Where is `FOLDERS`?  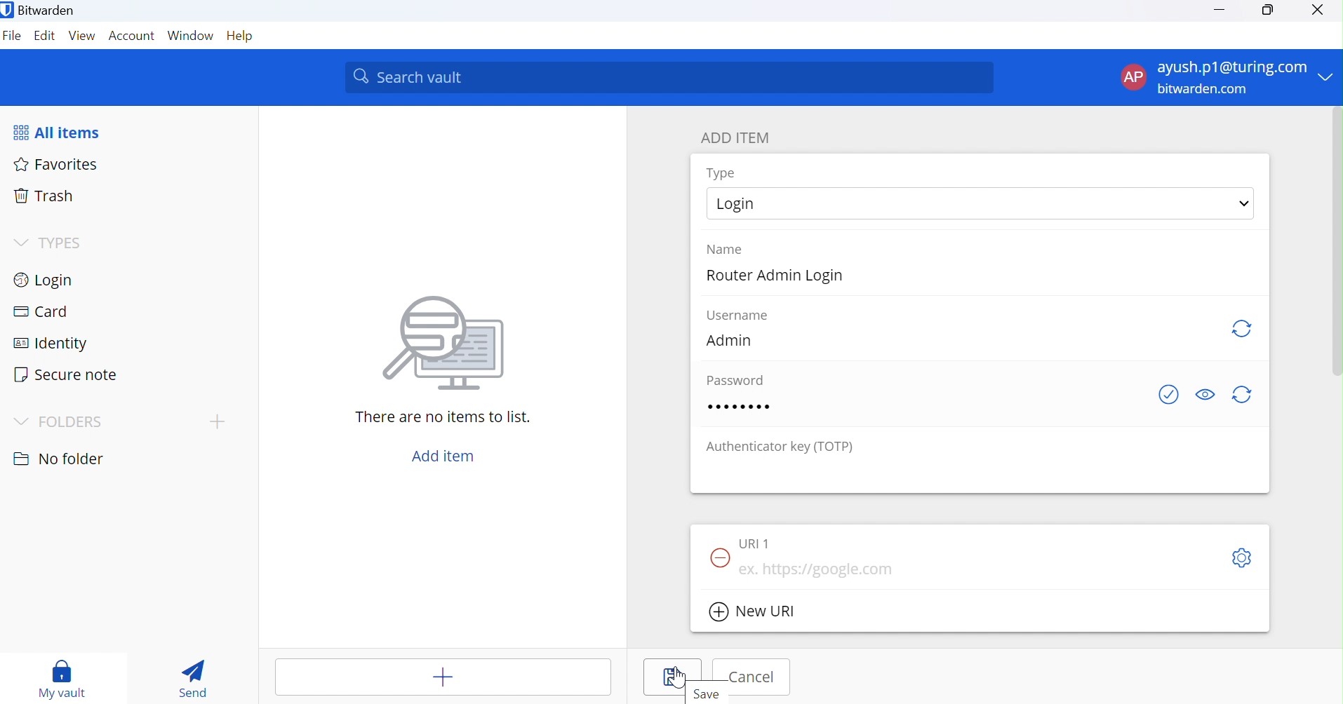 FOLDERS is located at coordinates (62, 419).